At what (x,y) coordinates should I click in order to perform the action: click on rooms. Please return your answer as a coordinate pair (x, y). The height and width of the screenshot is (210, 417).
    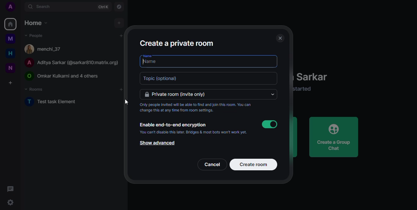
    Looking at the image, I should click on (35, 89).